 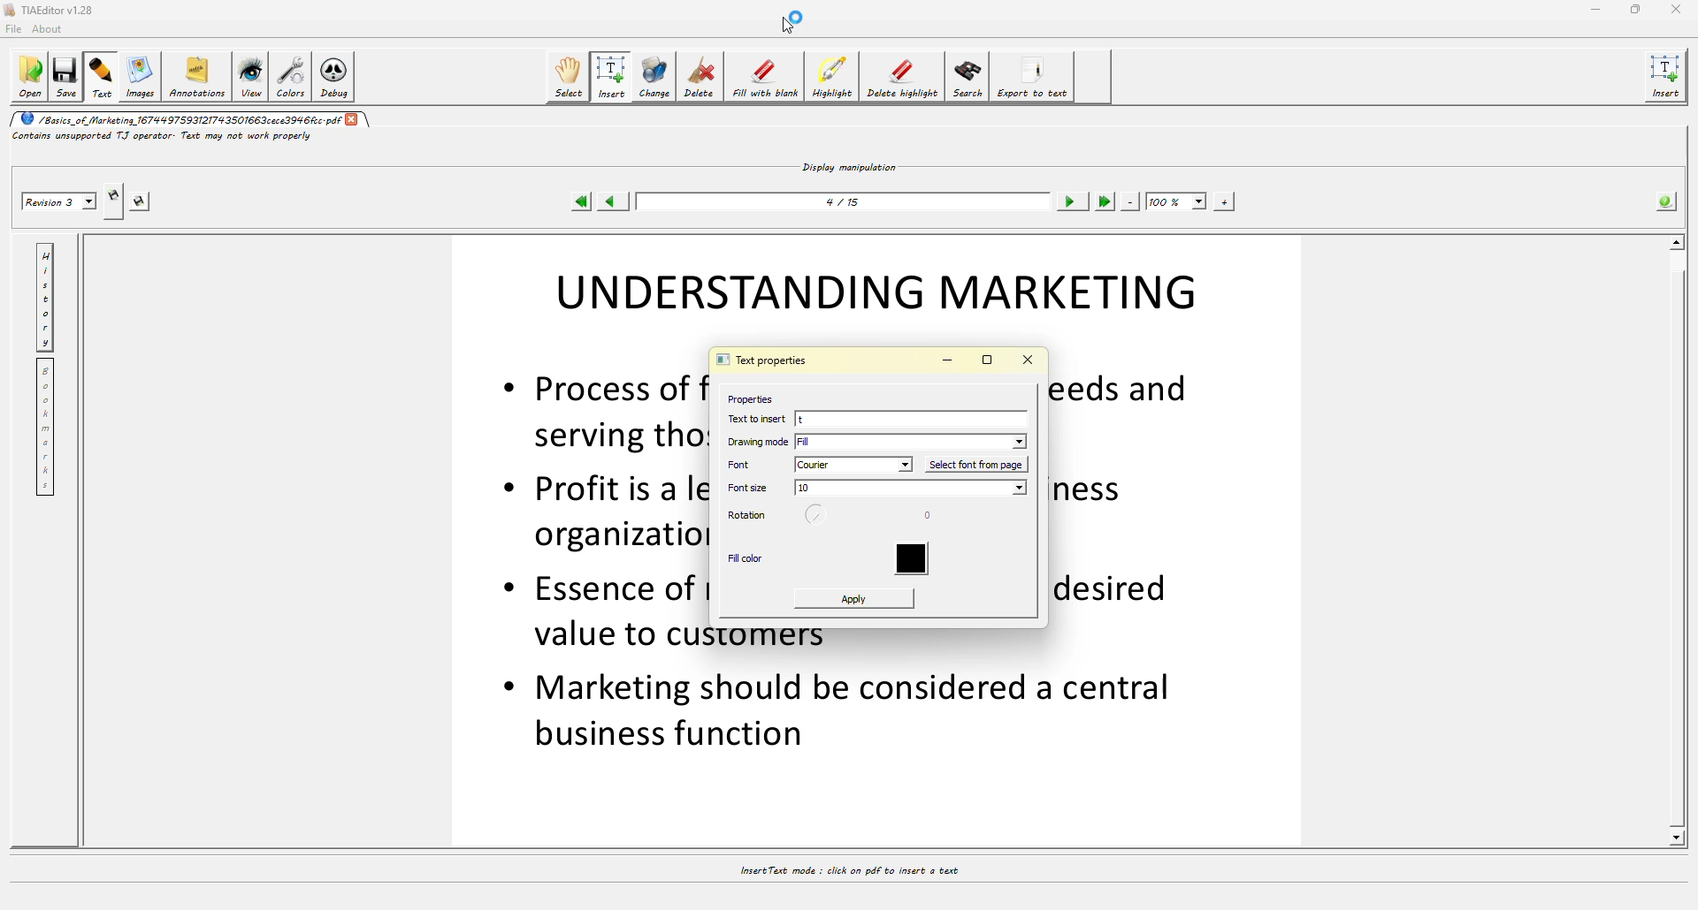 What do you see at coordinates (904, 78) in the screenshot?
I see `delete highlight` at bounding box center [904, 78].